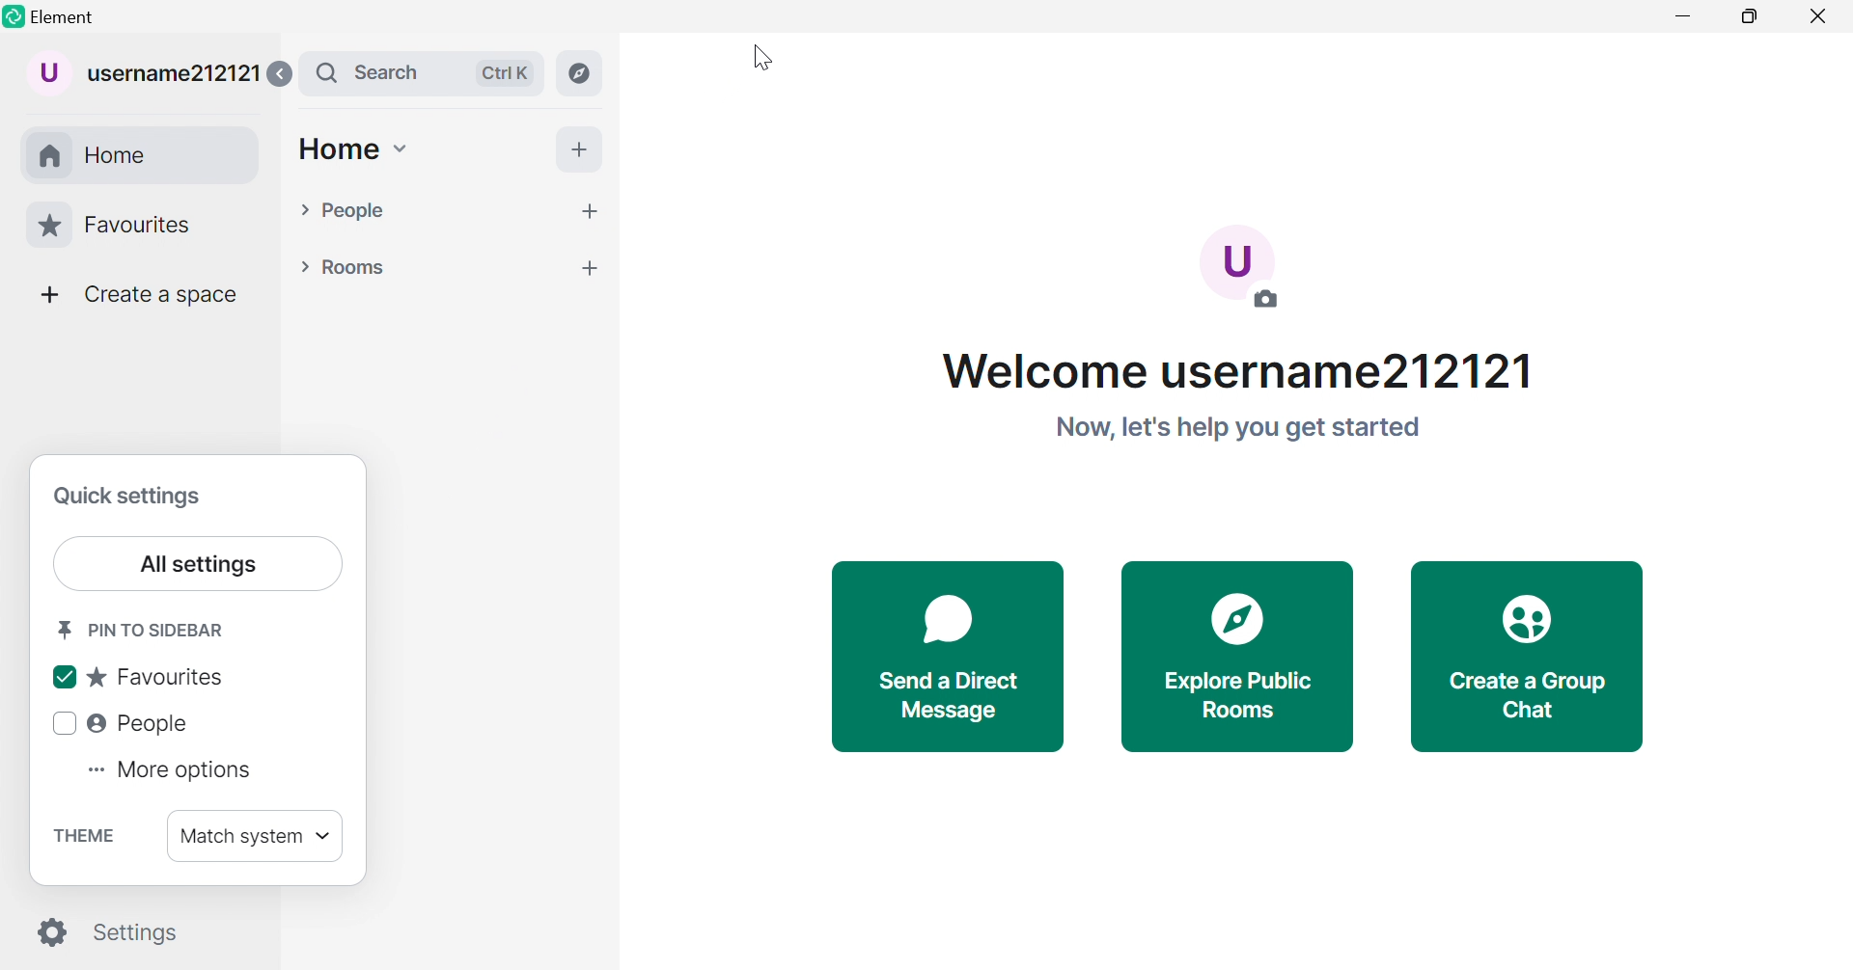  What do you see at coordinates (581, 73) in the screenshot?
I see `Explore rooms` at bounding box center [581, 73].